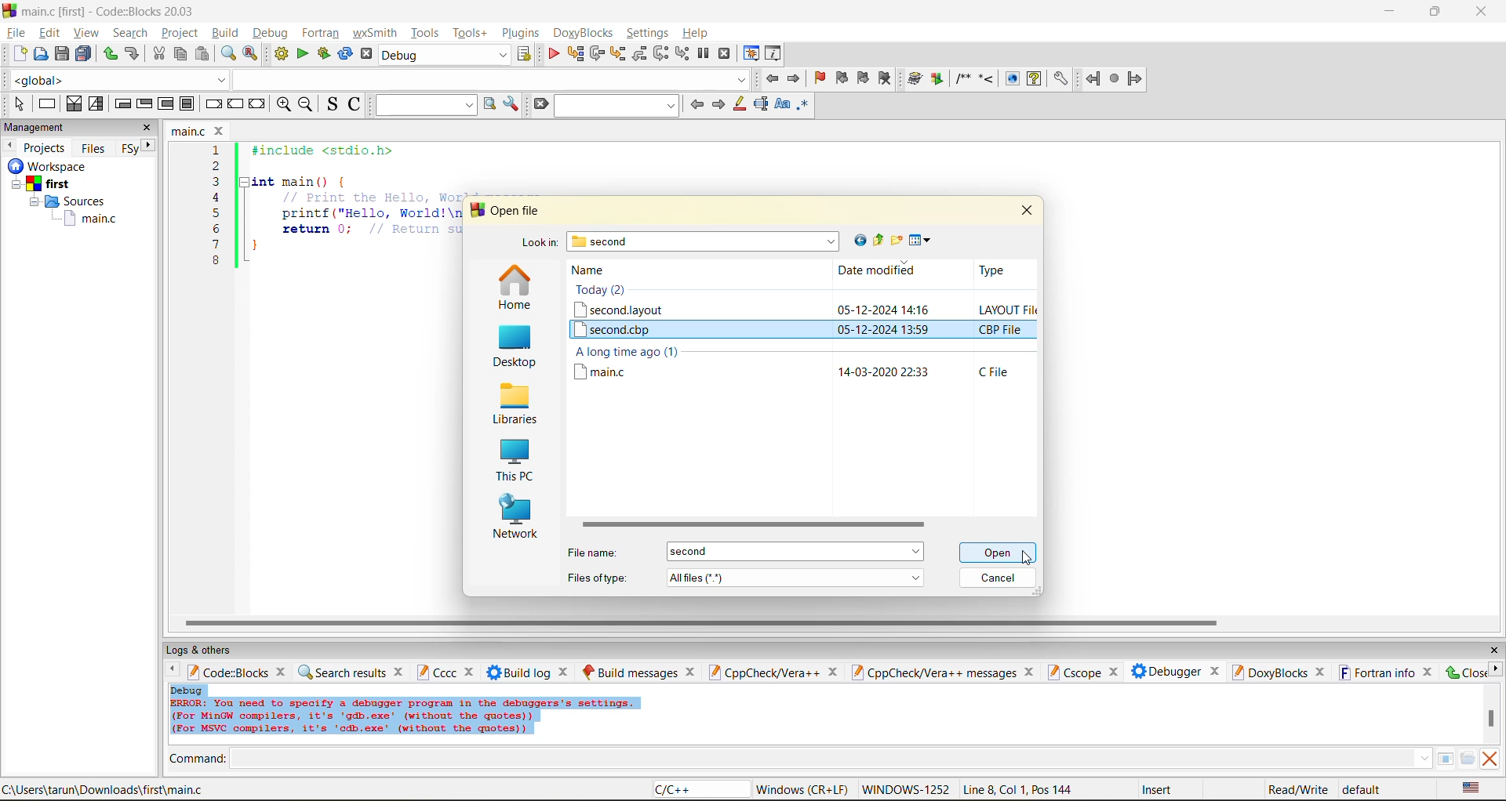  What do you see at coordinates (1268, 672) in the screenshot?
I see `doxyblocks` at bounding box center [1268, 672].